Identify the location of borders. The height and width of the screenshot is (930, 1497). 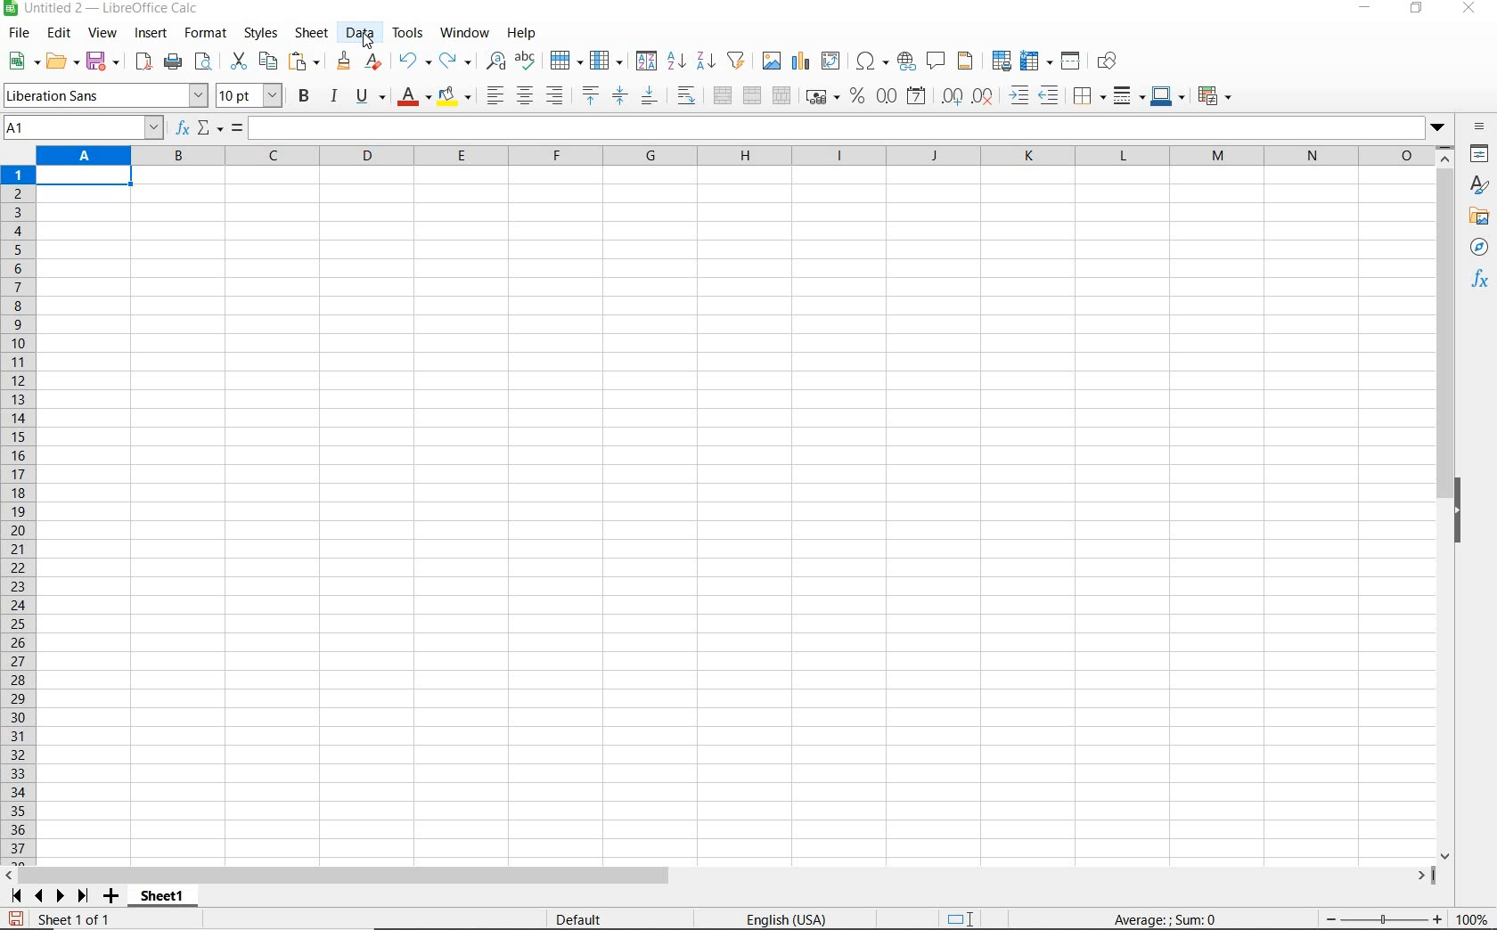
(1090, 96).